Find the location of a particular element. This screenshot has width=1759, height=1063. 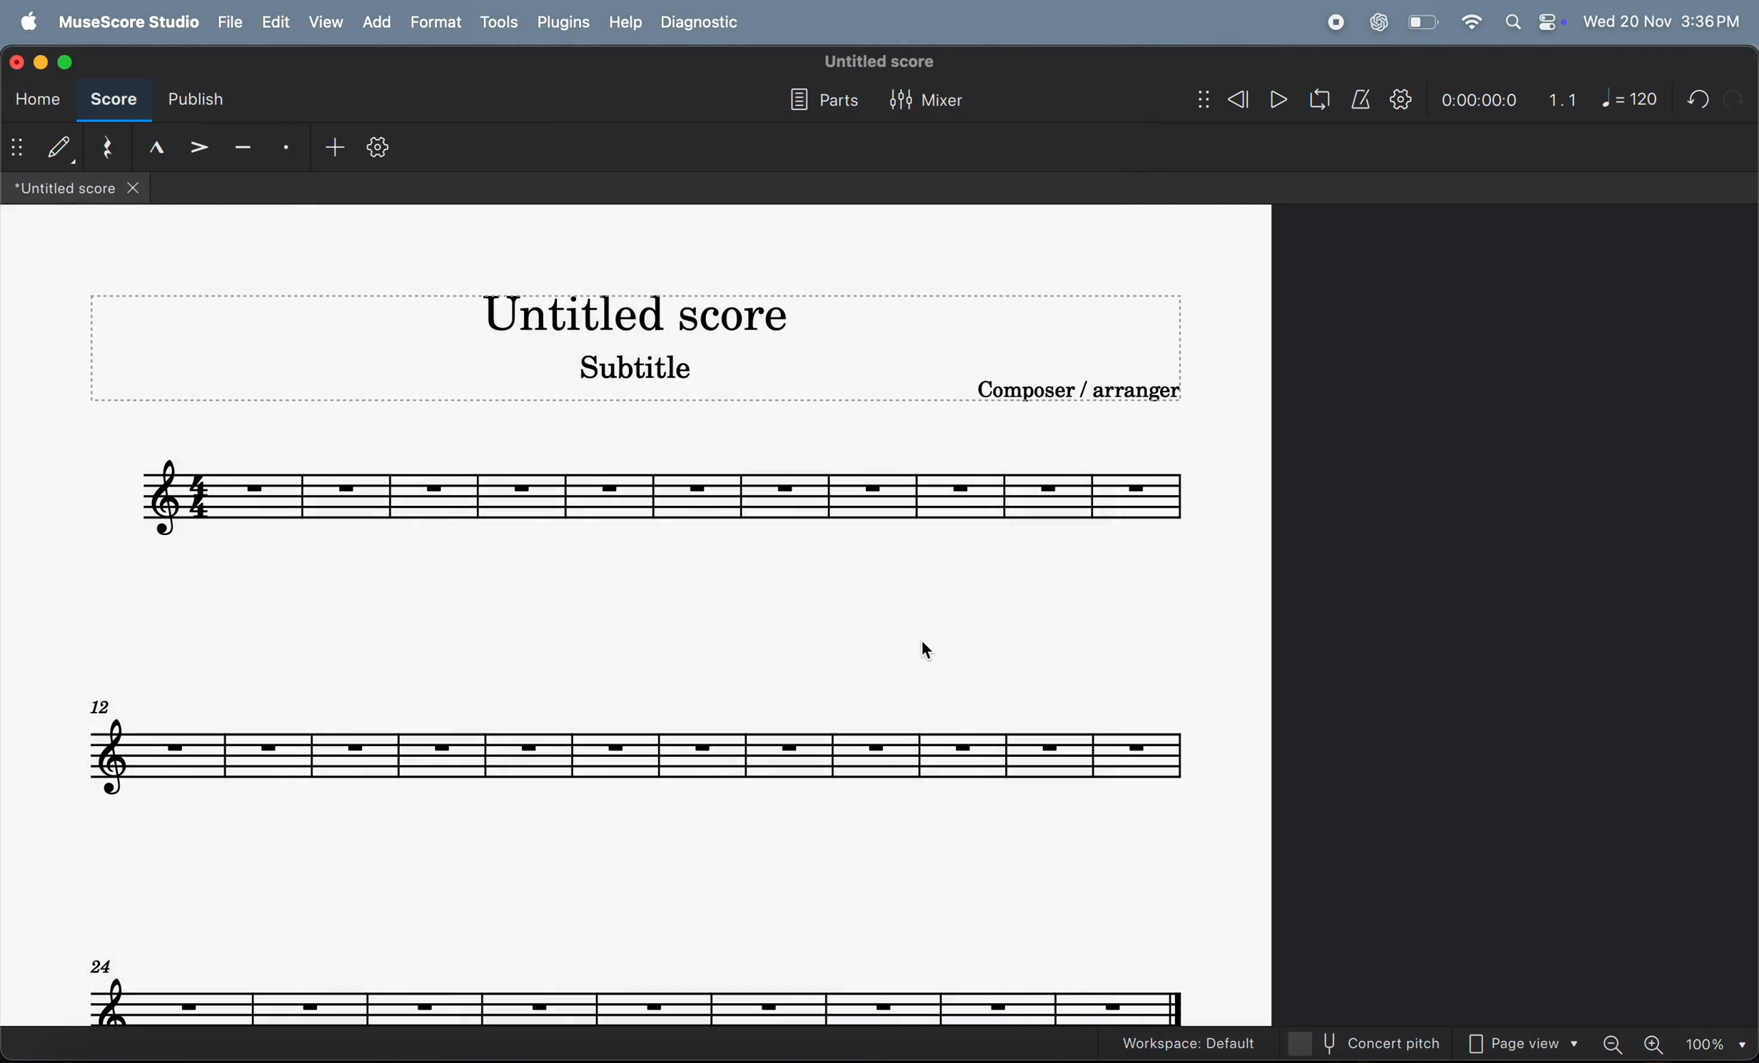

rewind is located at coordinates (1223, 101).